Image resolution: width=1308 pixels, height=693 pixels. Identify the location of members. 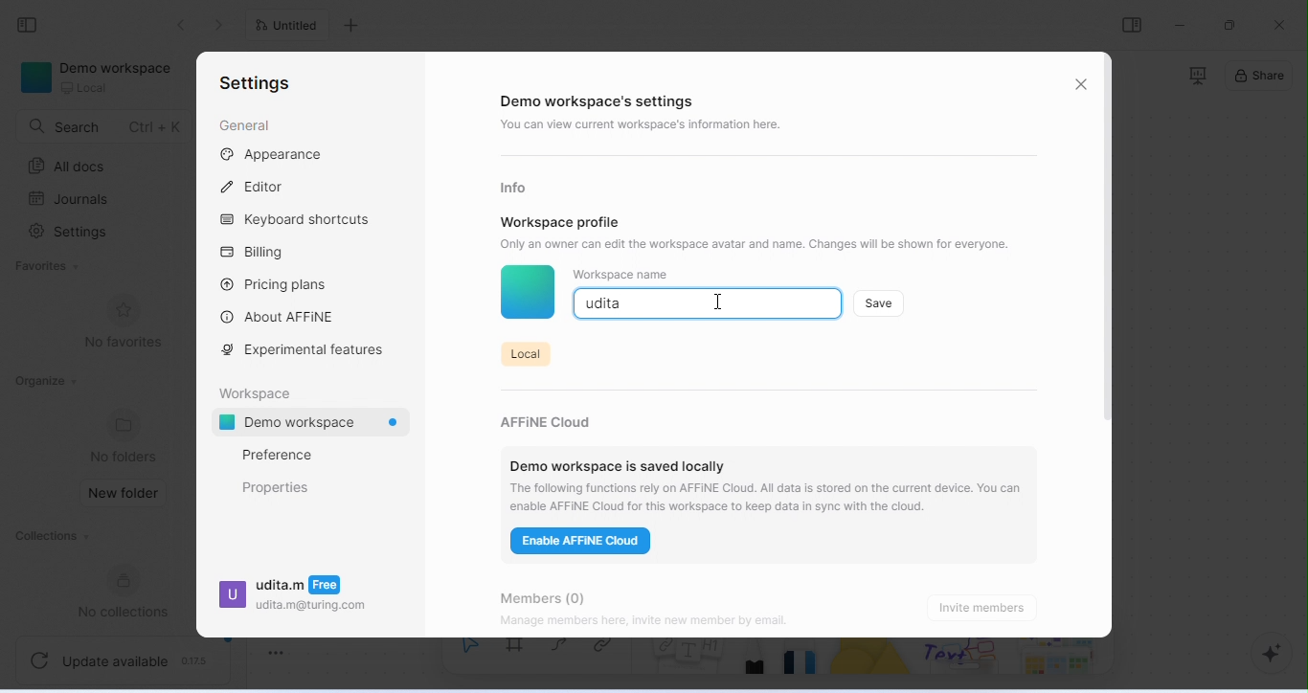
(556, 594).